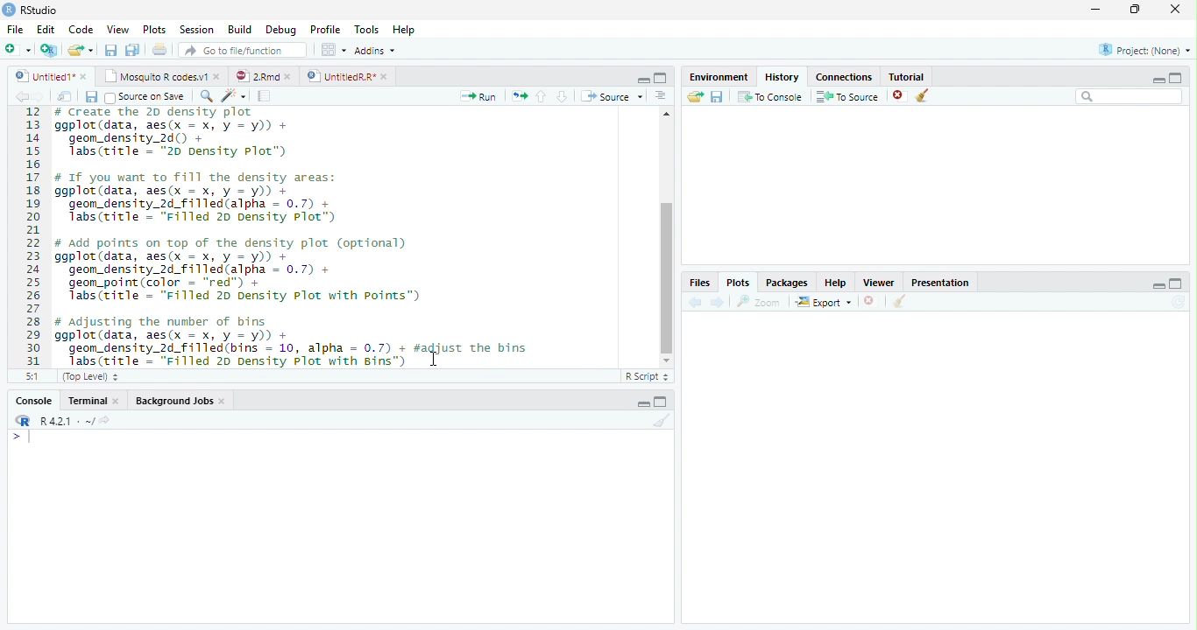  What do you see at coordinates (239, 29) in the screenshot?
I see `Build` at bounding box center [239, 29].